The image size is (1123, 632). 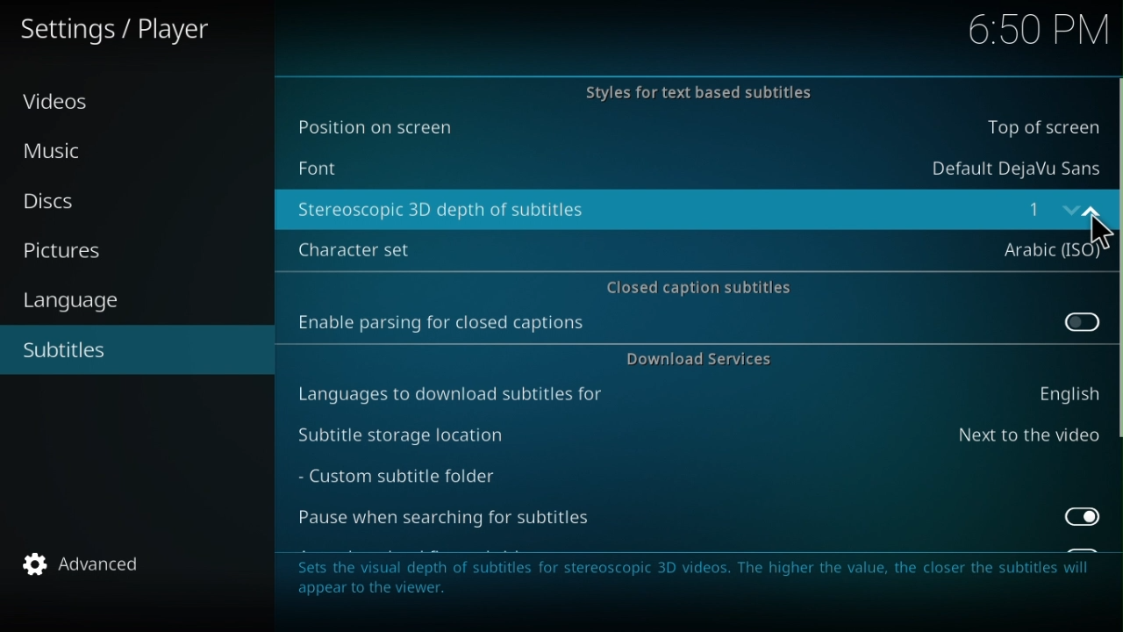 What do you see at coordinates (420, 478) in the screenshot?
I see `Custom subtitle folder` at bounding box center [420, 478].